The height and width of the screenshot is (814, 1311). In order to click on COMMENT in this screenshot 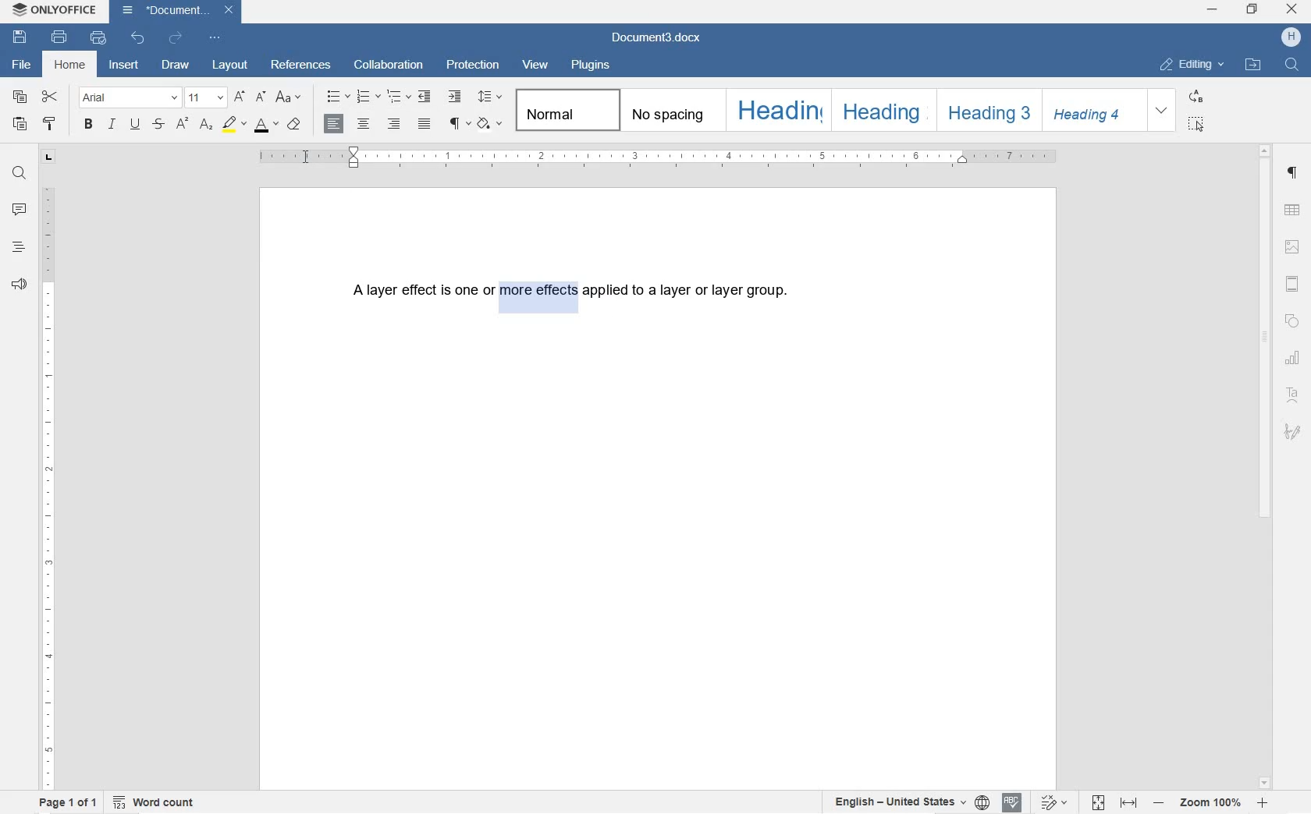, I will do `click(20, 211)`.